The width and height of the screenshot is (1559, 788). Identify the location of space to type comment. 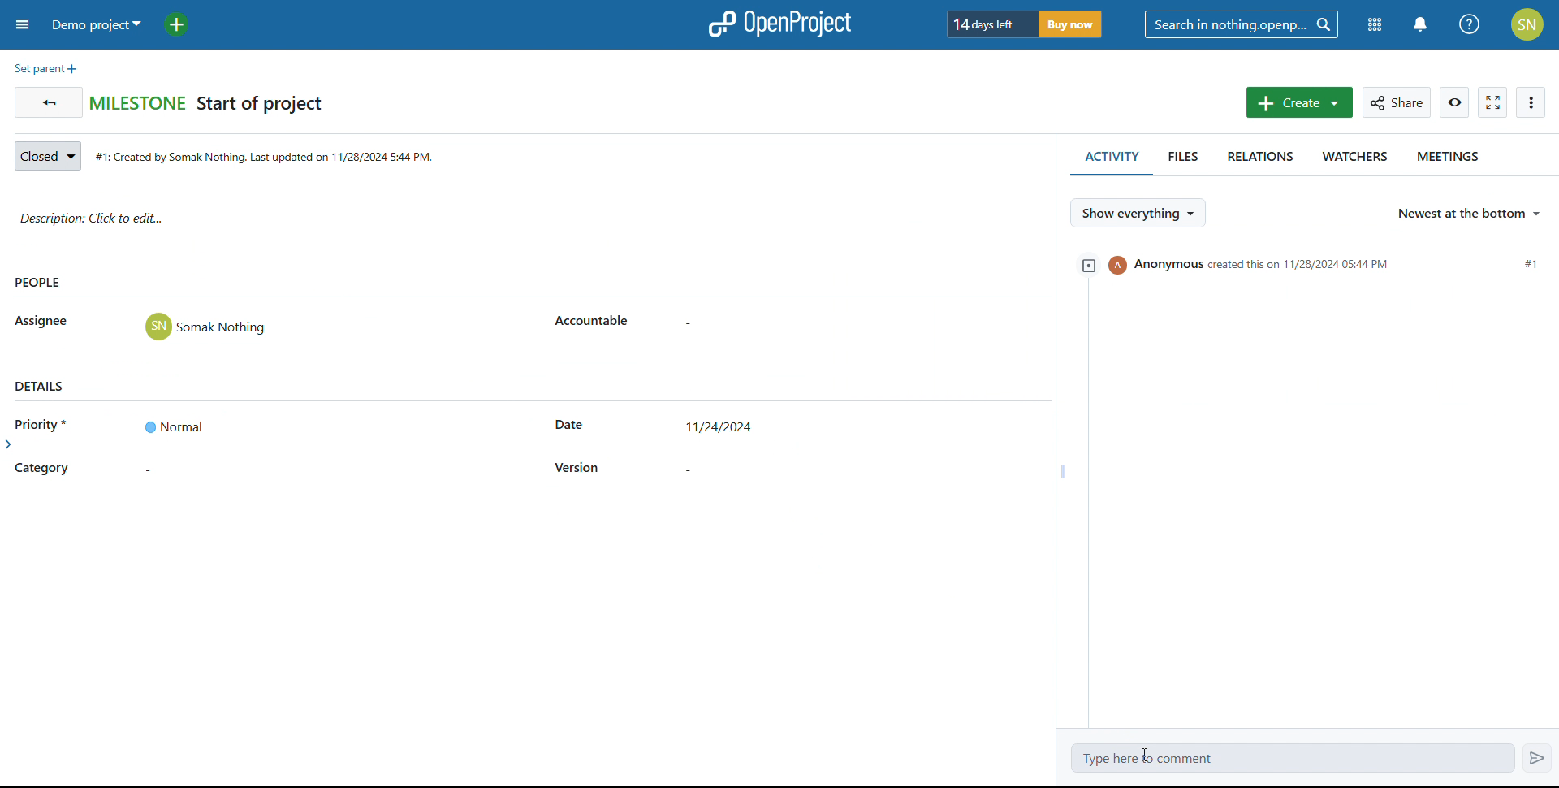
(1293, 759).